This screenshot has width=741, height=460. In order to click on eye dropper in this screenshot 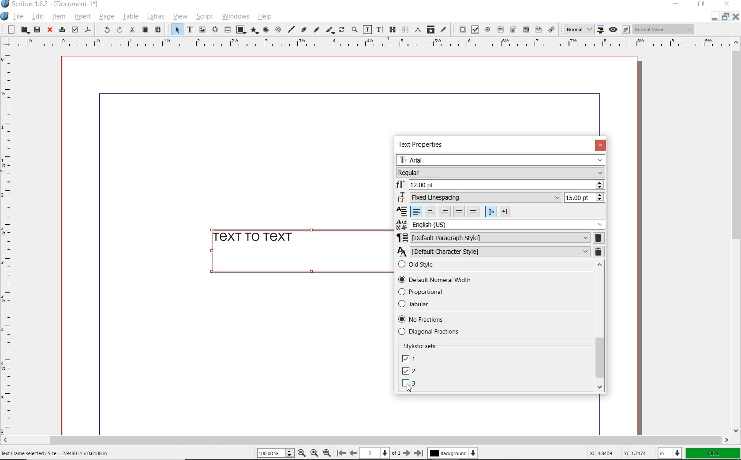, I will do `click(444, 29)`.